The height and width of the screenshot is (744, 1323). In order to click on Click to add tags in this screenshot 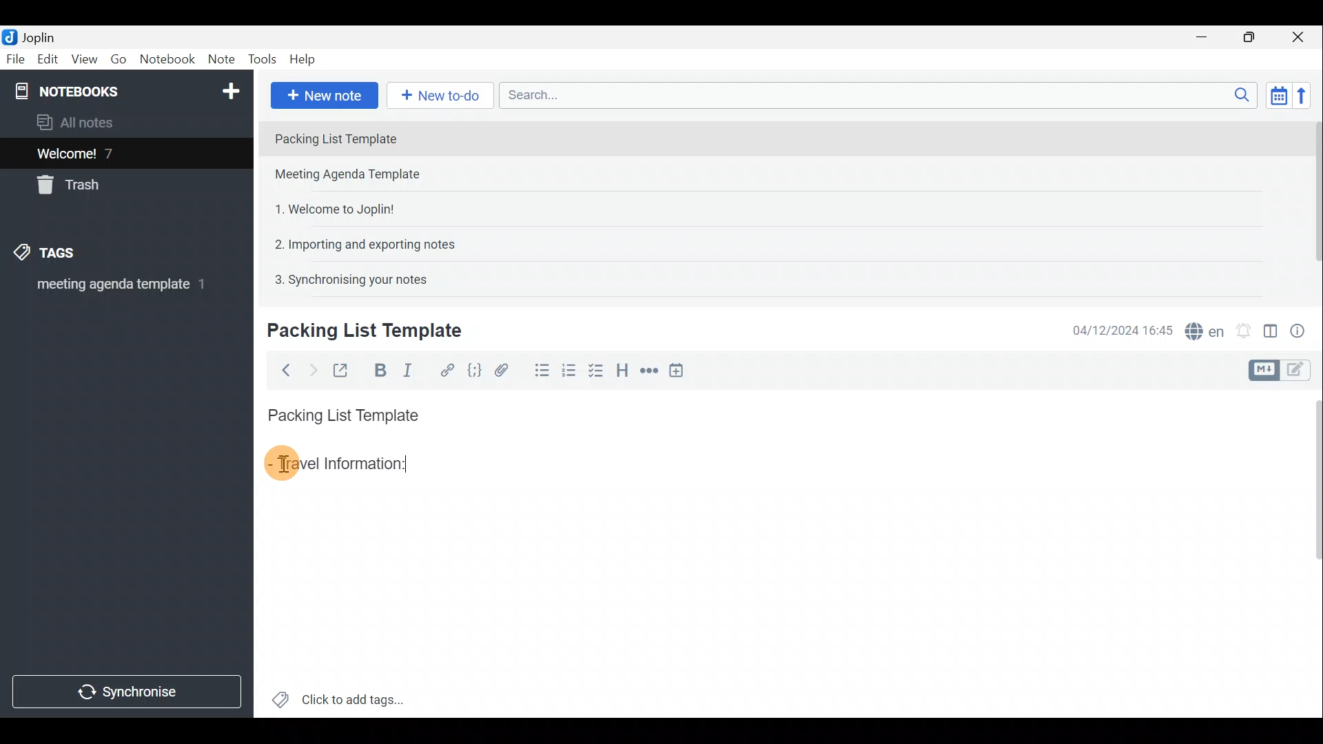, I will do `click(338, 696)`.